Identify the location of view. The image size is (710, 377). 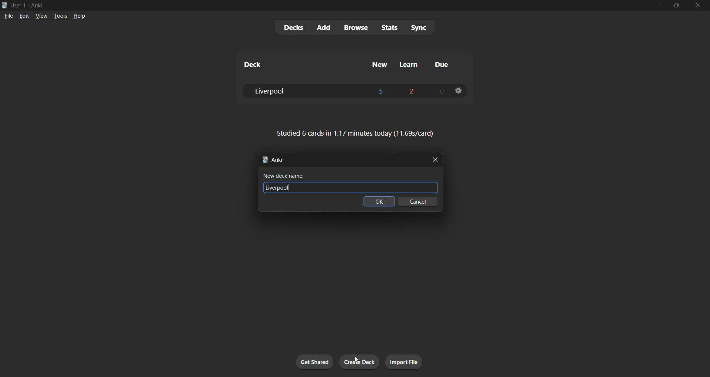
(41, 16).